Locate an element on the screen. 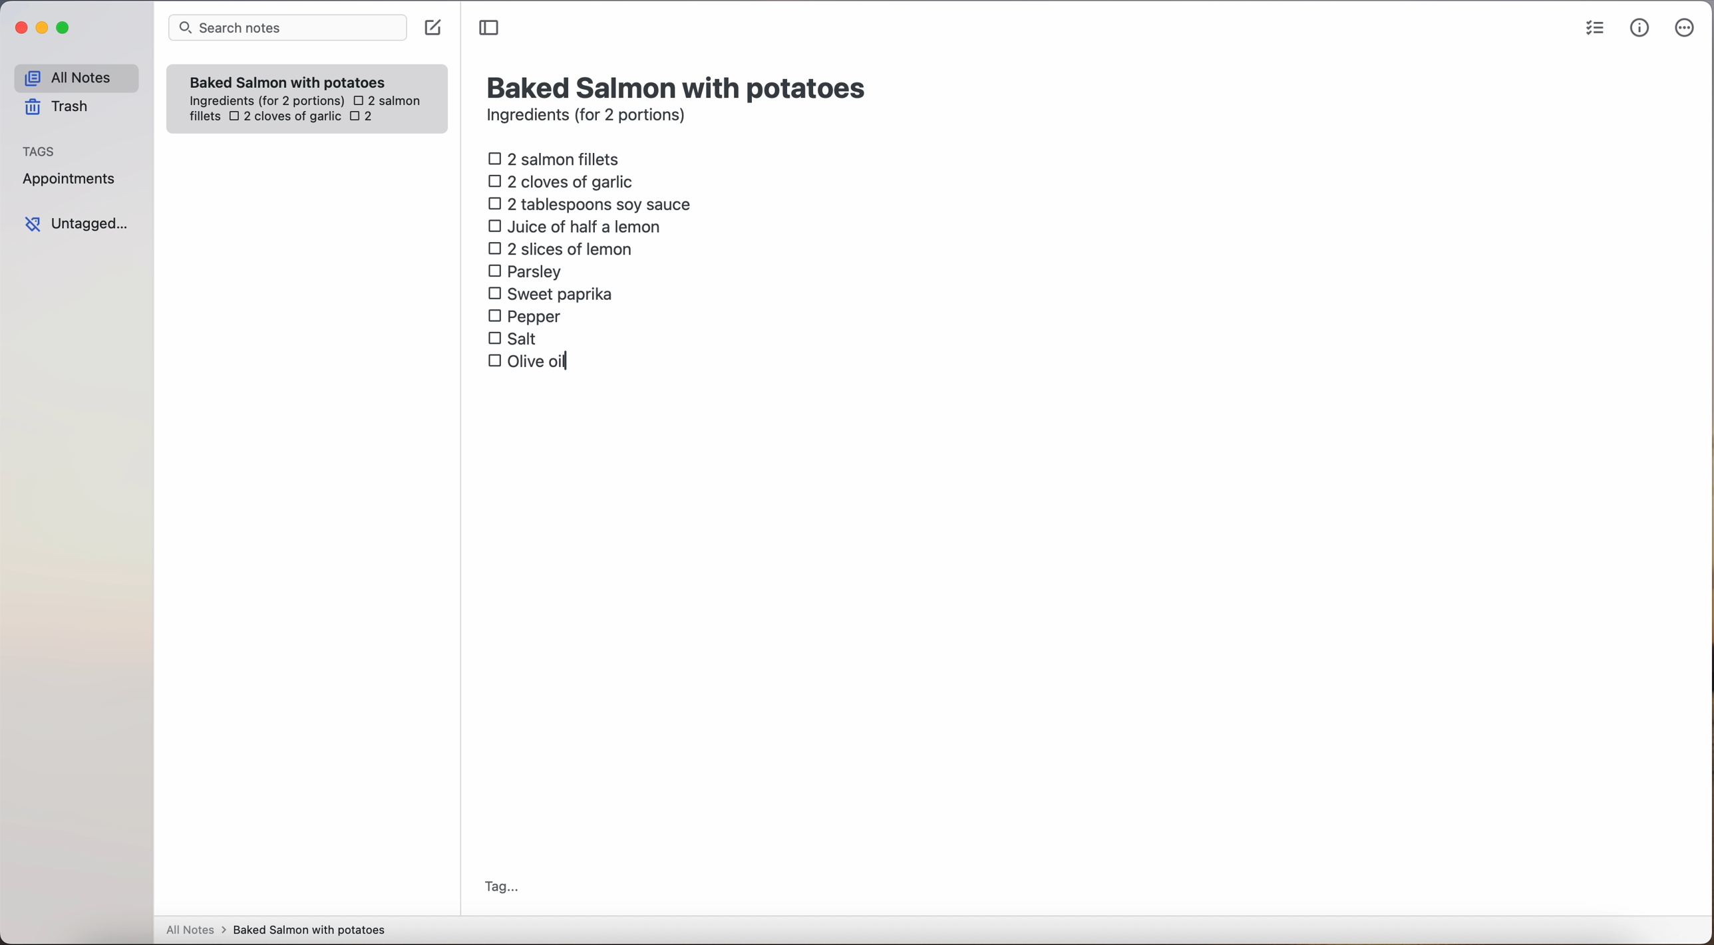  maximize is located at coordinates (65, 27).